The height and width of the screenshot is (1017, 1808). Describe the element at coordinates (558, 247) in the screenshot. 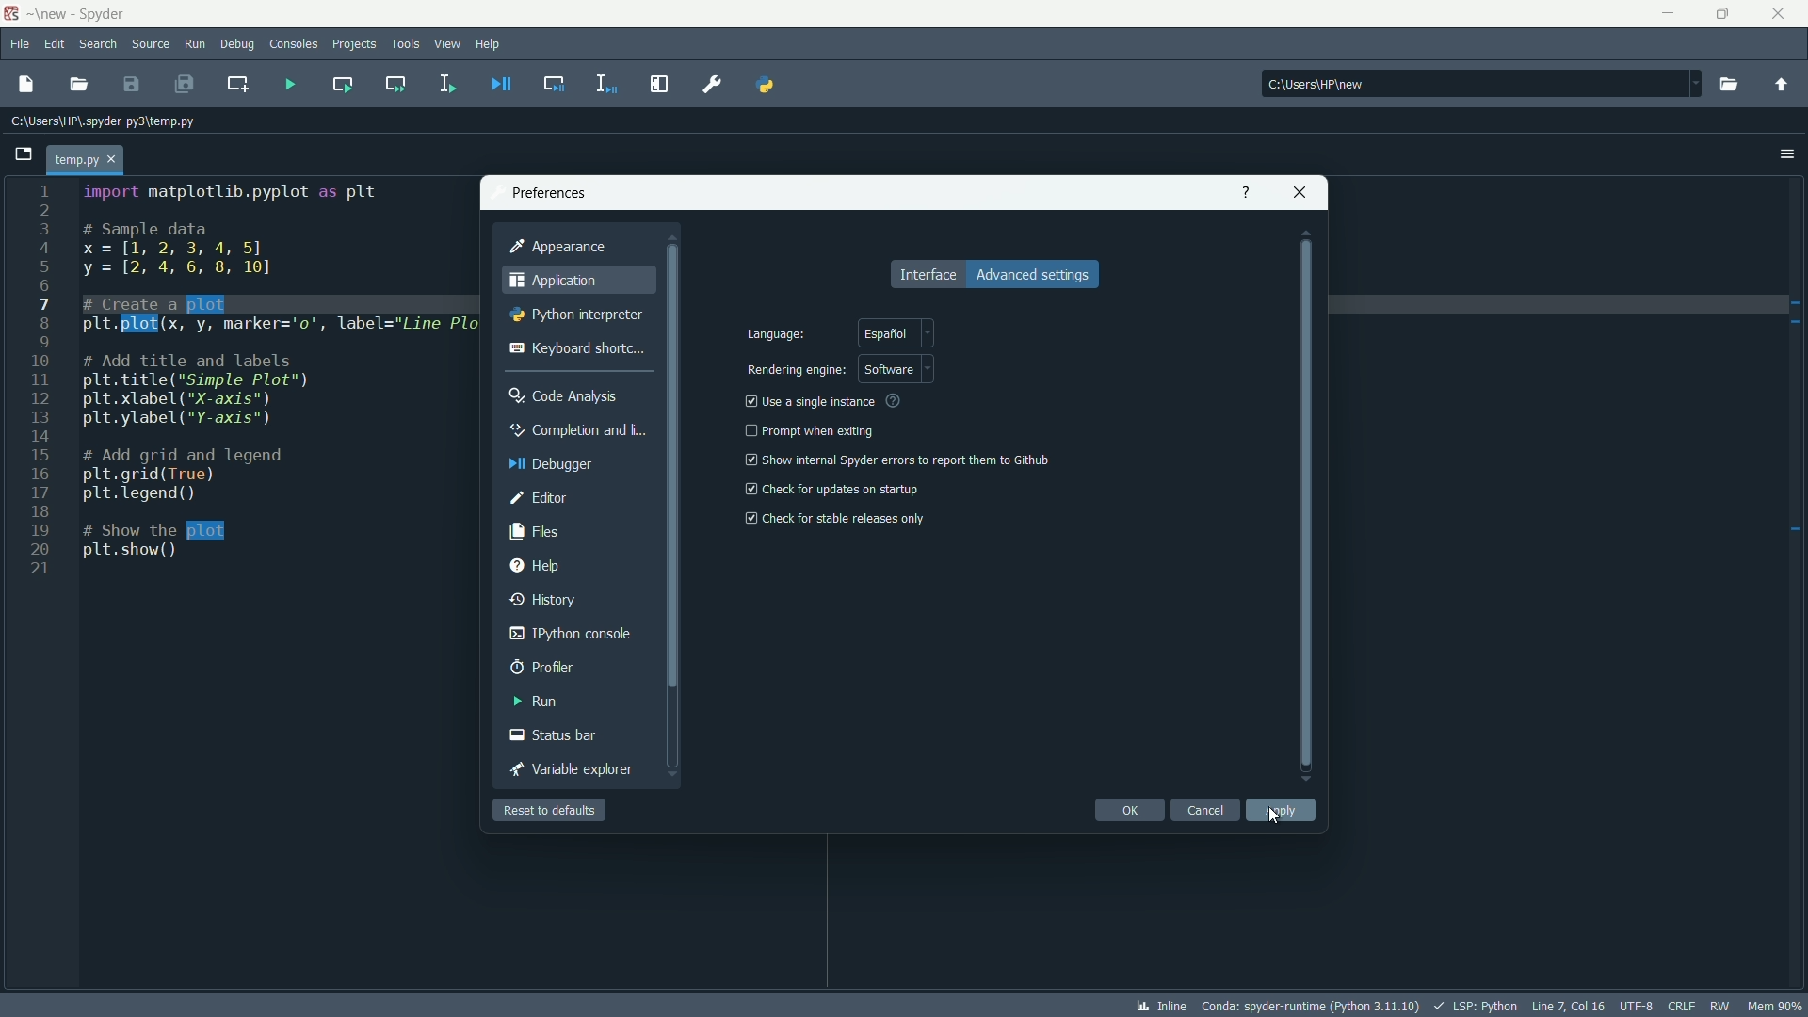

I see `appearance` at that location.